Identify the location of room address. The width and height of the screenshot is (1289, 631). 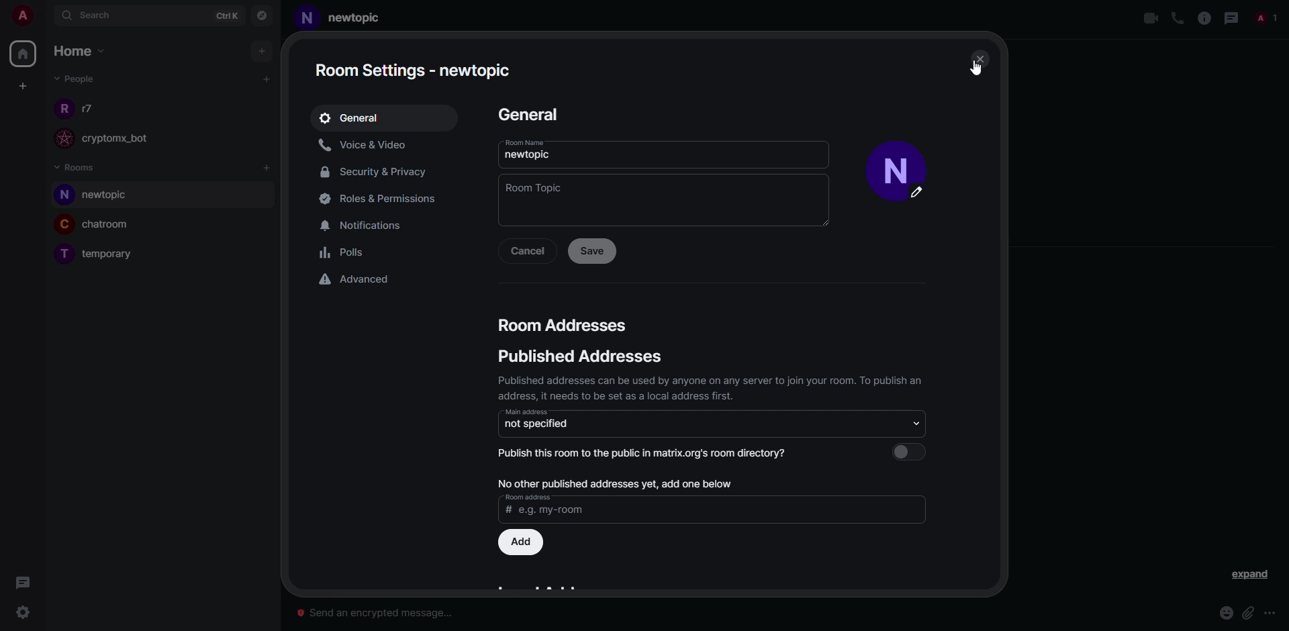
(528, 497).